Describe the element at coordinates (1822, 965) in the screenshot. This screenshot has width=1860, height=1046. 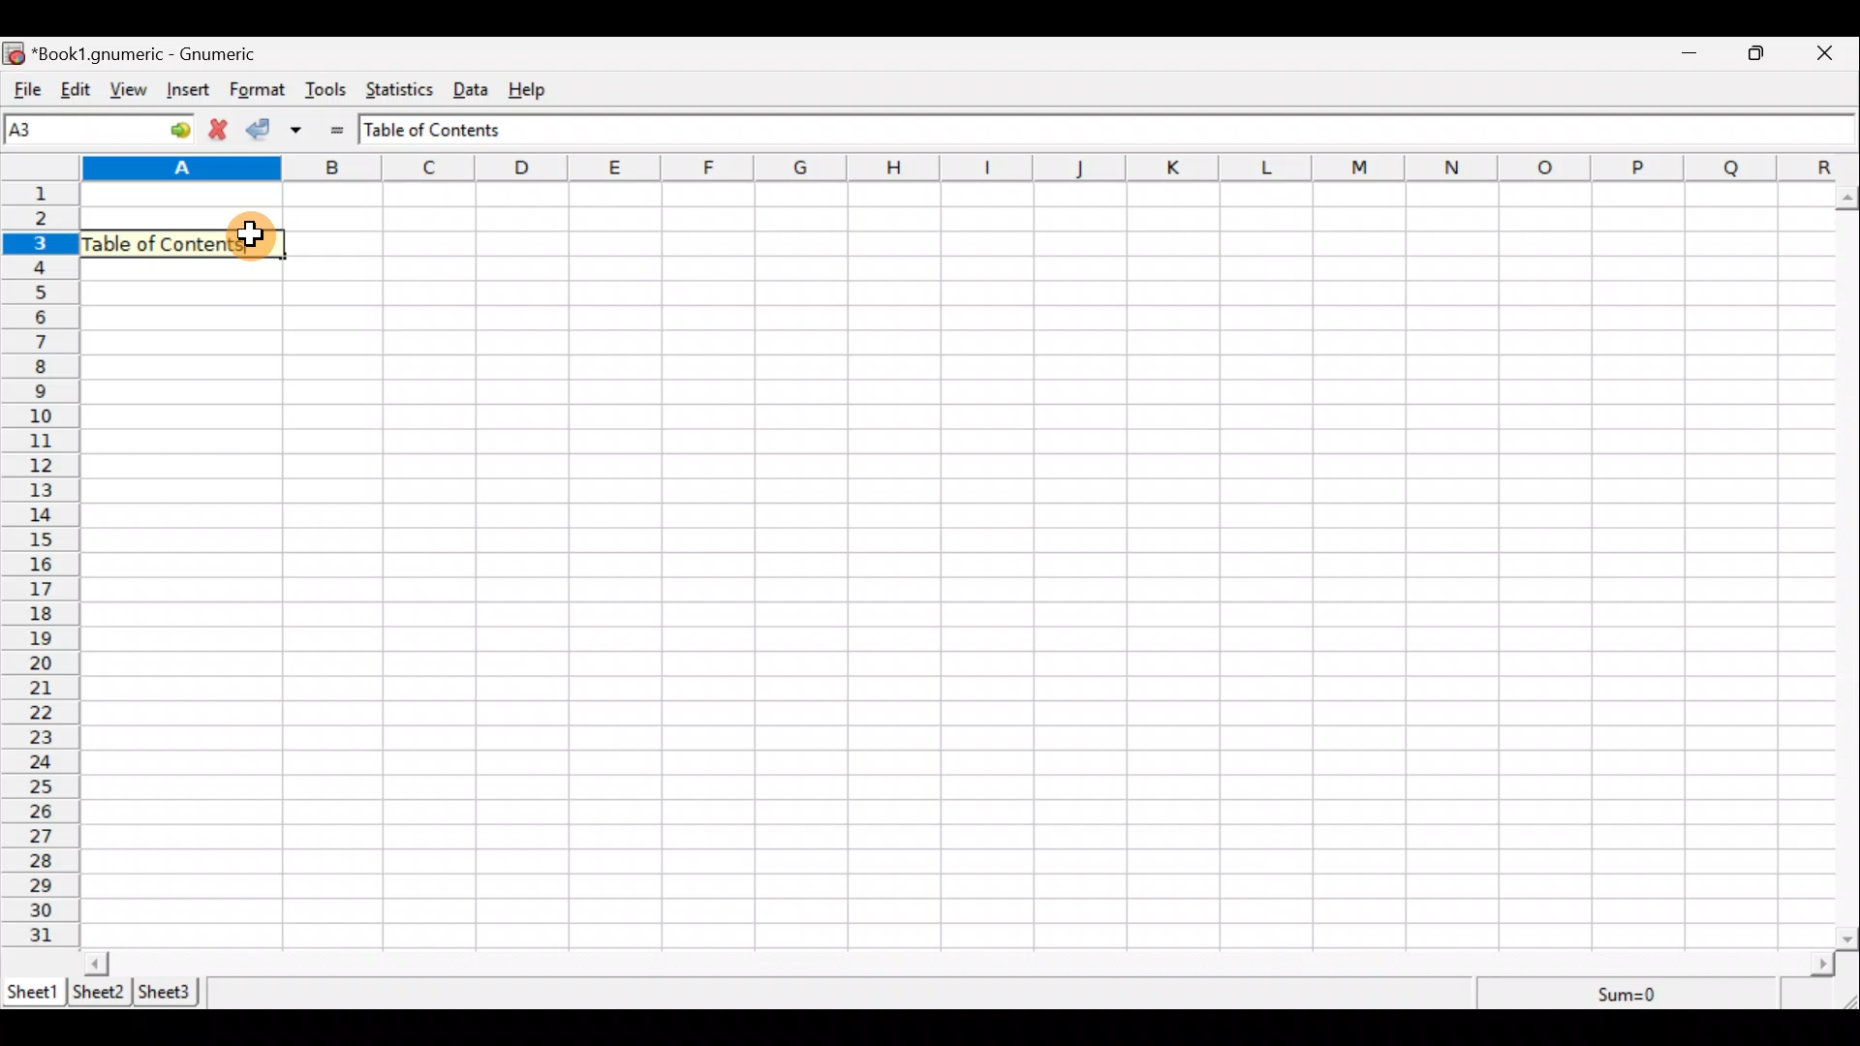
I see `scroll right` at that location.